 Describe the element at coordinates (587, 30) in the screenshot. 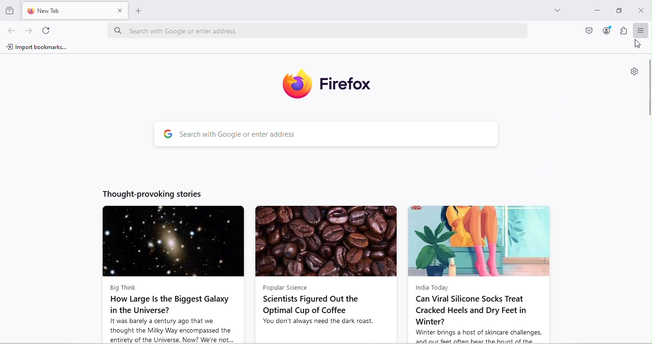

I see `Save to pocket` at that location.